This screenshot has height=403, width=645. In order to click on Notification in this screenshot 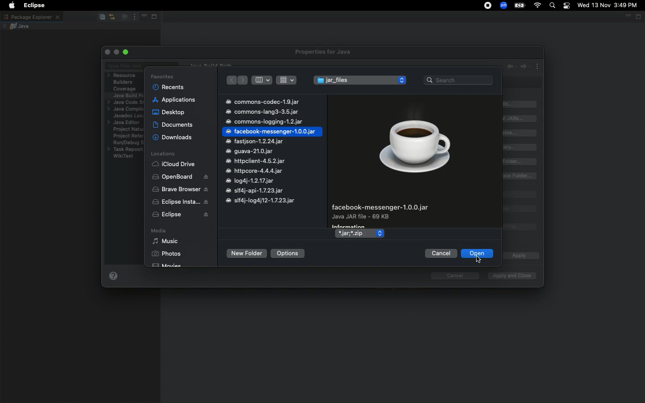, I will do `click(568, 6)`.